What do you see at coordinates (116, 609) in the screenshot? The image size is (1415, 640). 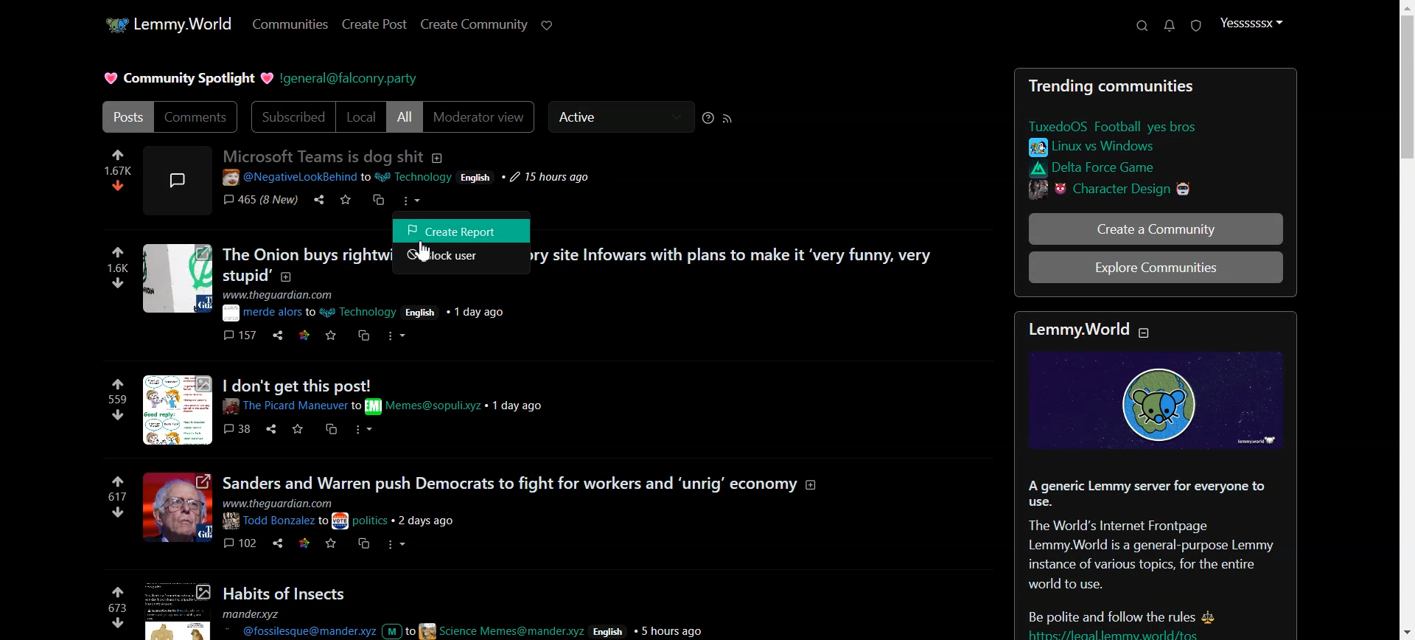 I see `numbers` at bounding box center [116, 609].